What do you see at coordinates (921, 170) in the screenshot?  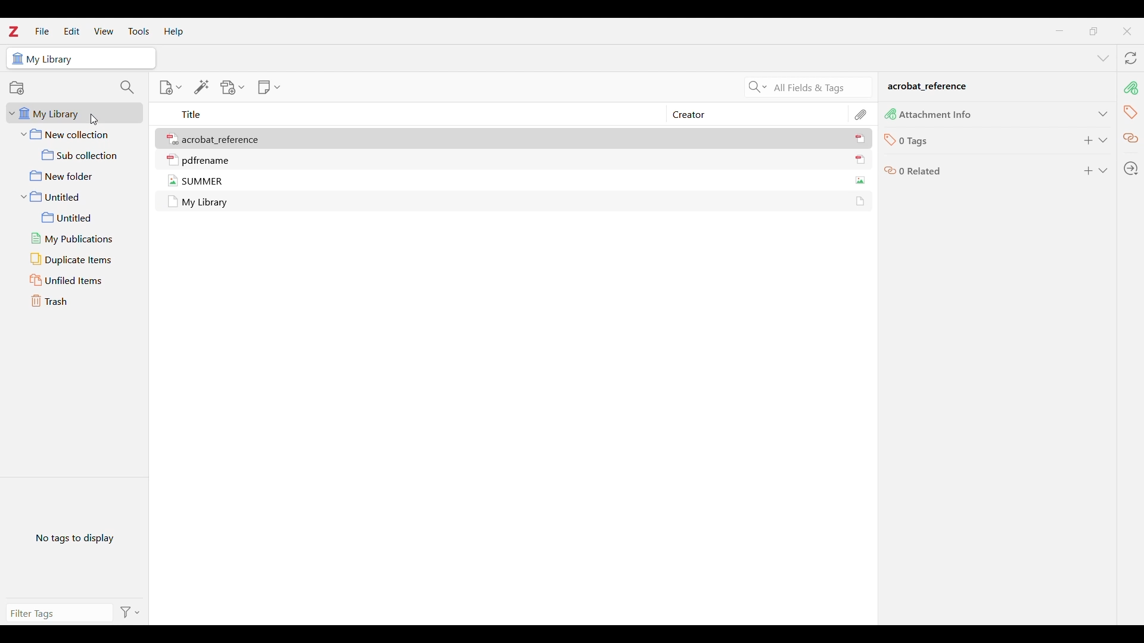 I see `0 Related` at bounding box center [921, 170].